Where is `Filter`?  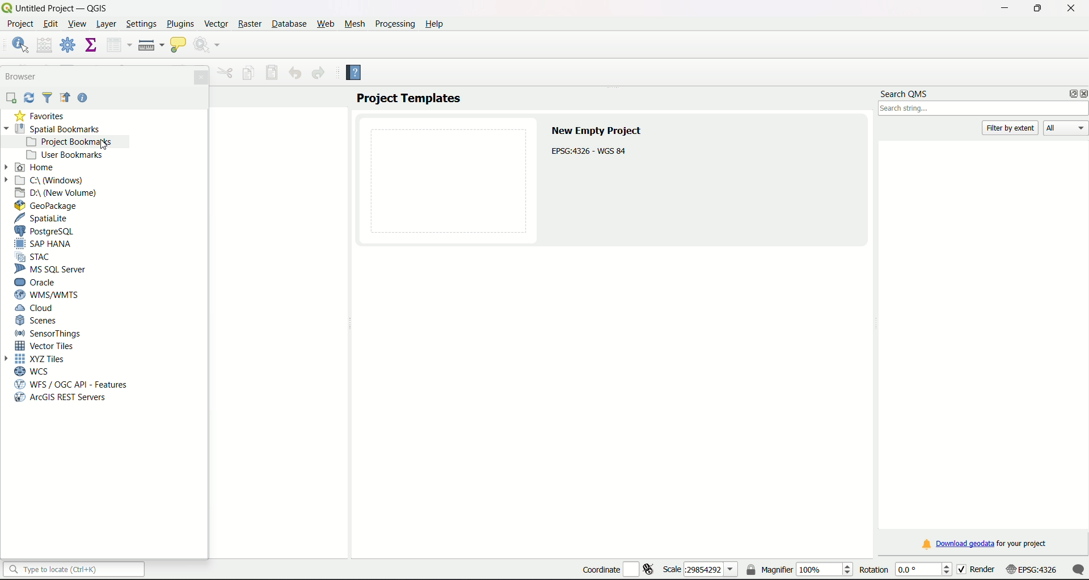 Filter is located at coordinates (48, 98).